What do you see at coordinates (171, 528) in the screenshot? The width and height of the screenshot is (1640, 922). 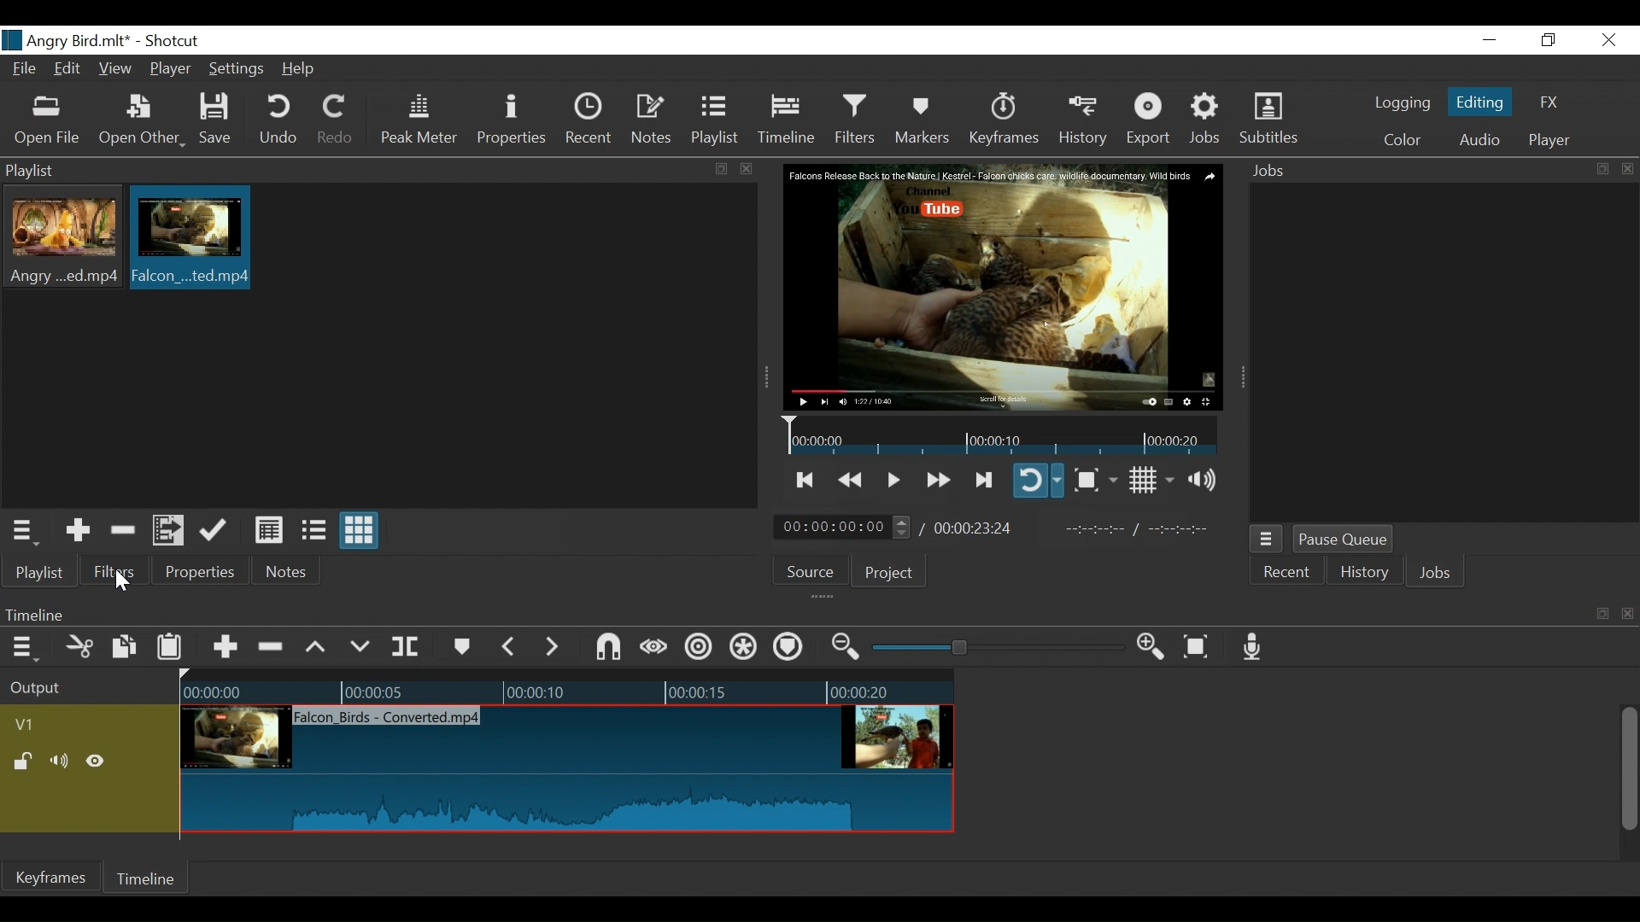 I see `Add files to the playlist` at bounding box center [171, 528].